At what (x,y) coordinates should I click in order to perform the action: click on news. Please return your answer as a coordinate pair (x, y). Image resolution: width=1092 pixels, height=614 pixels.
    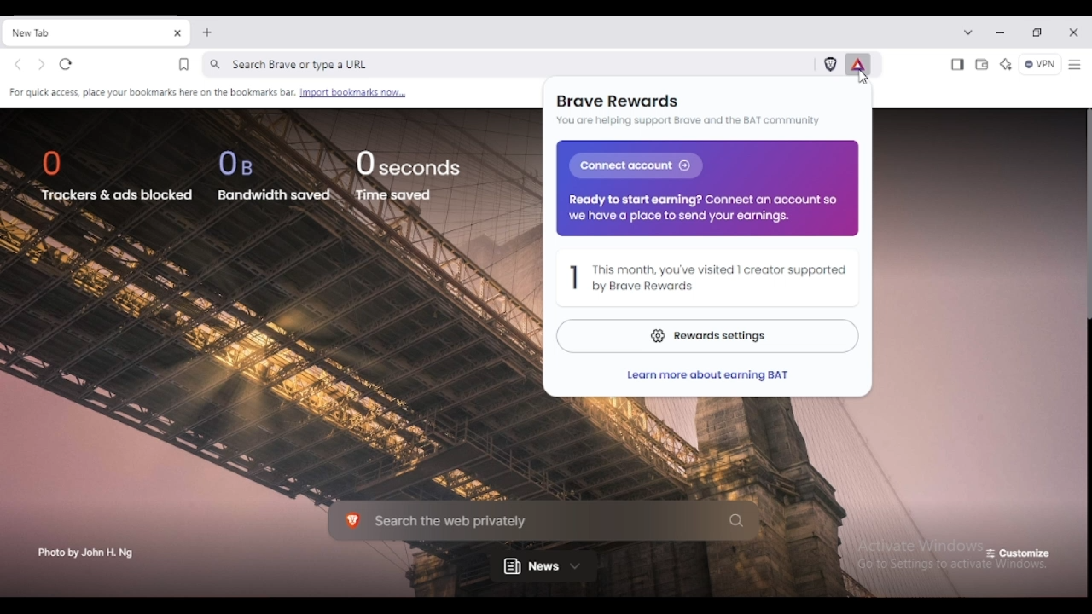
    Looking at the image, I should click on (543, 566).